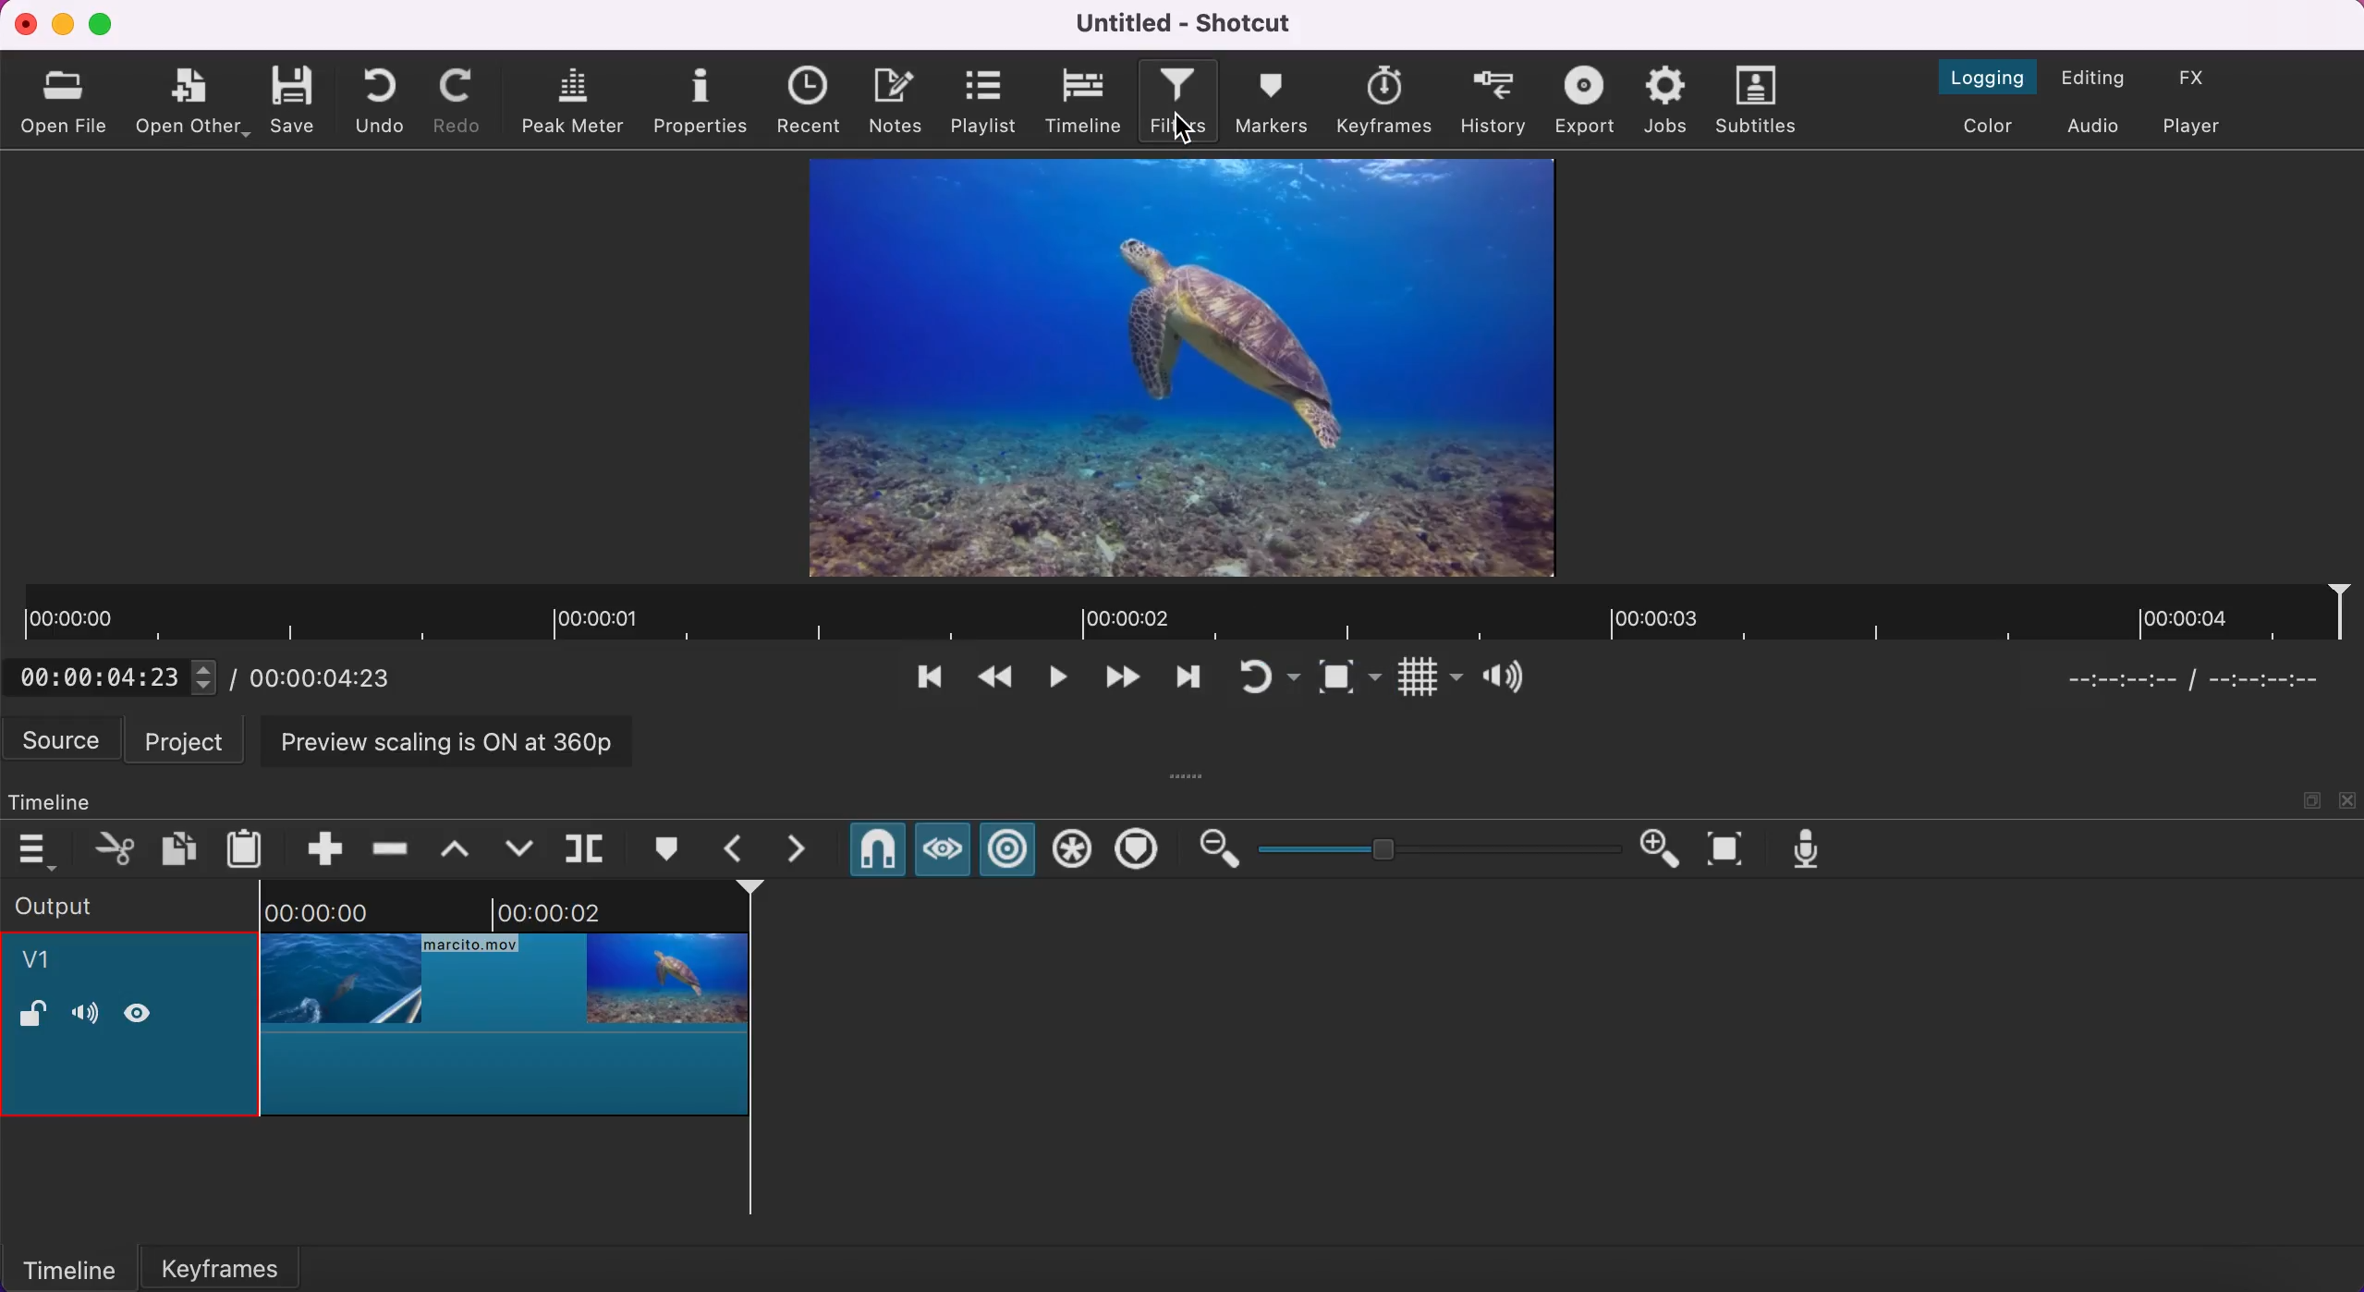 The width and height of the screenshot is (2364, 1292). What do you see at coordinates (1271, 101) in the screenshot?
I see `markers` at bounding box center [1271, 101].